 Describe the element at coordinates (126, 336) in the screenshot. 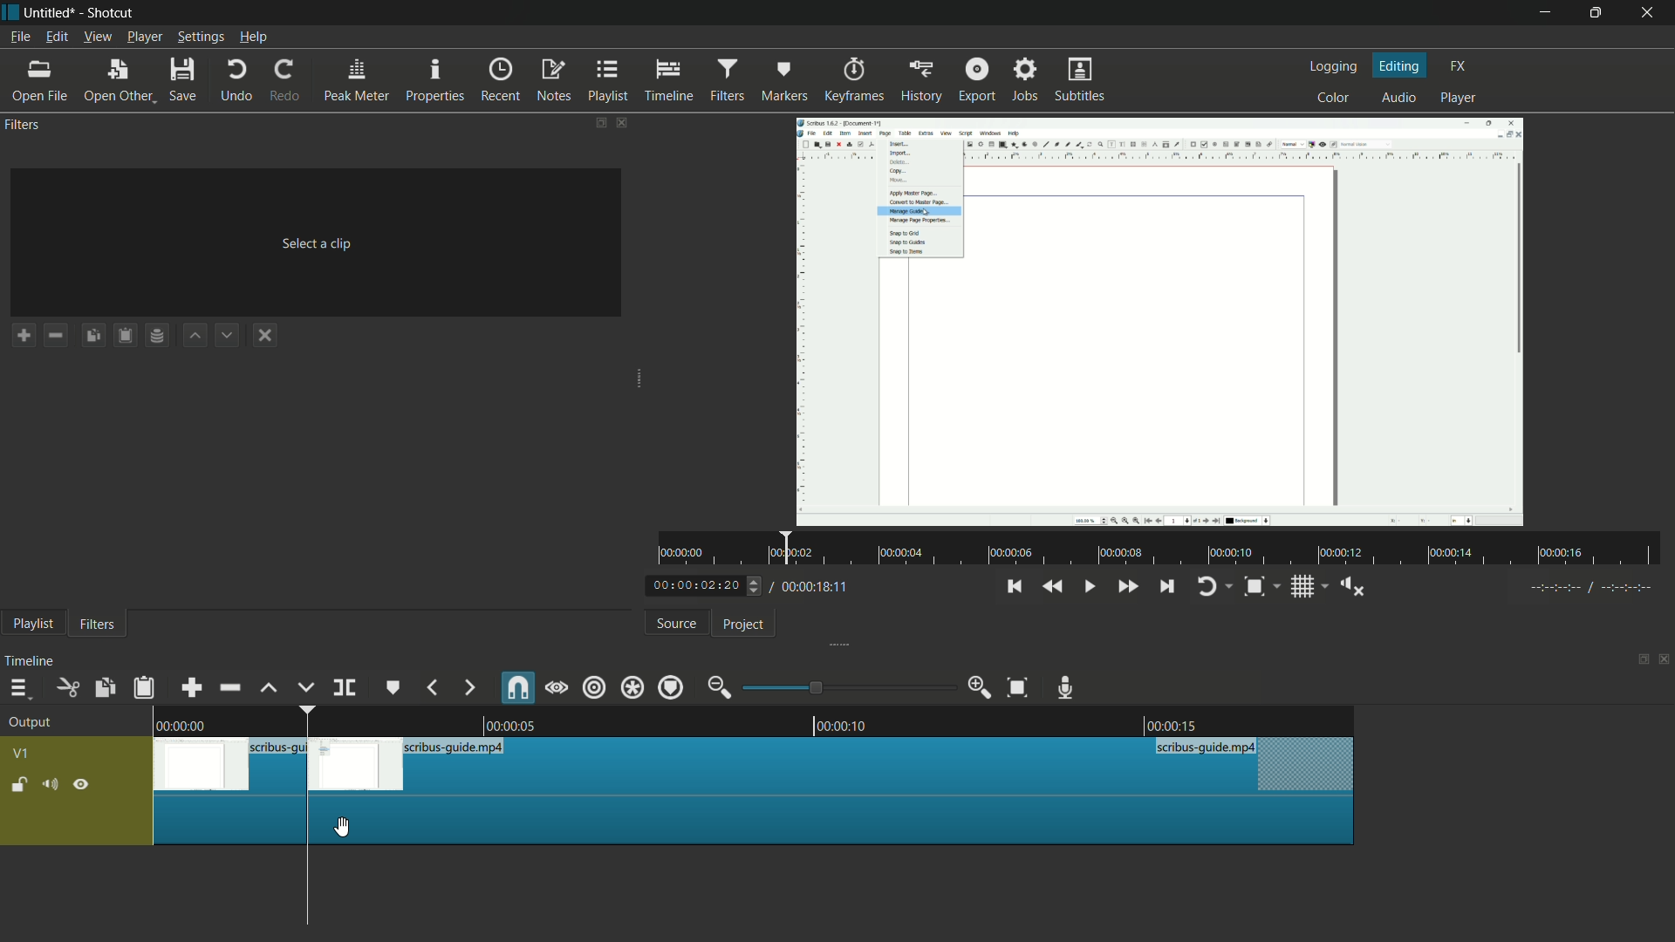

I see `paste filters` at that location.